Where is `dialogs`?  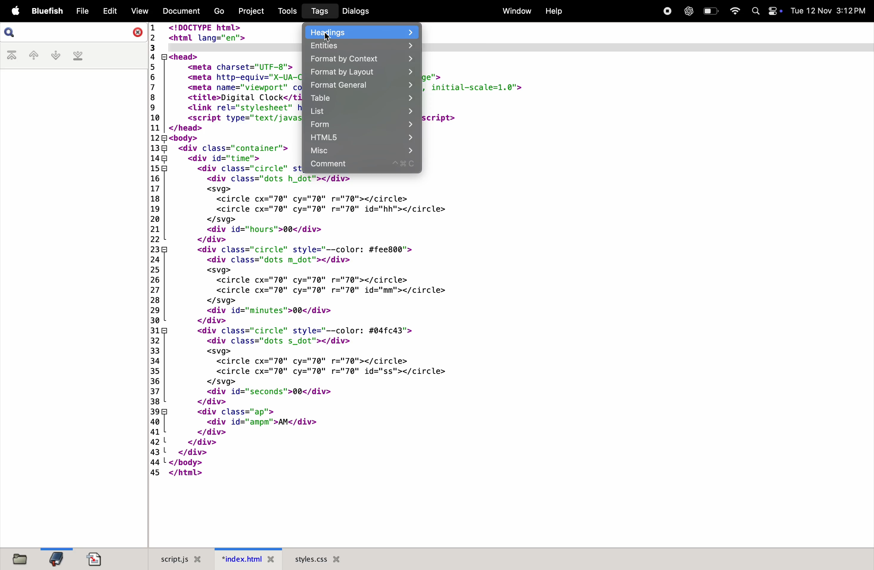
dialogs is located at coordinates (355, 11).